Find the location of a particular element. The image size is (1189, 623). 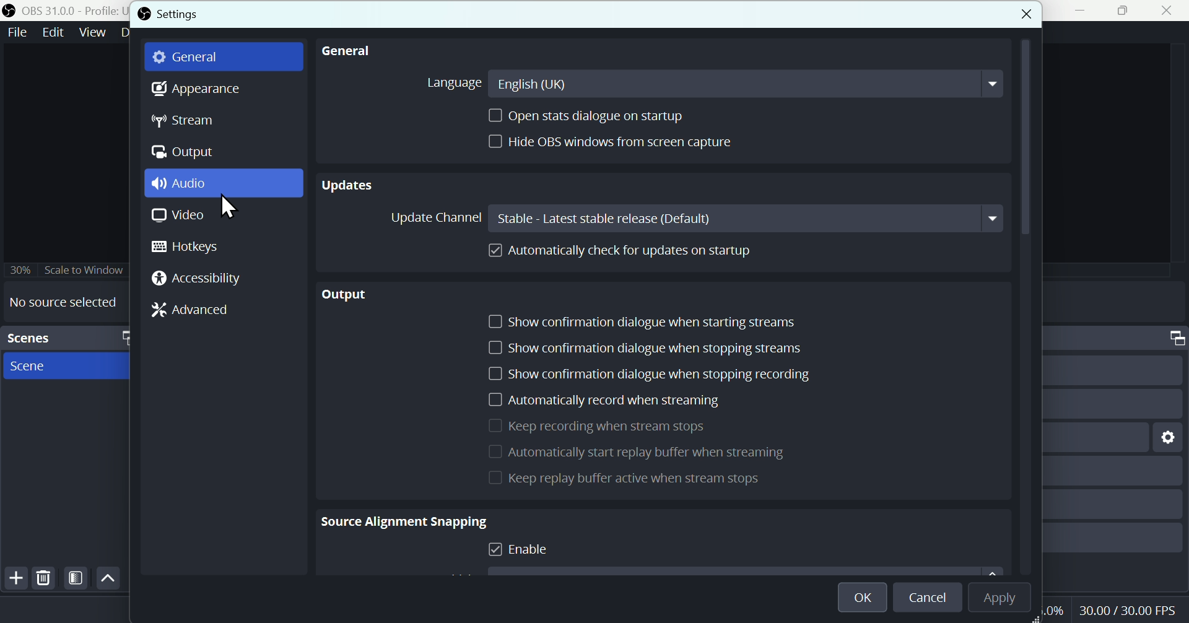

Source alignment snapping is located at coordinates (404, 525).